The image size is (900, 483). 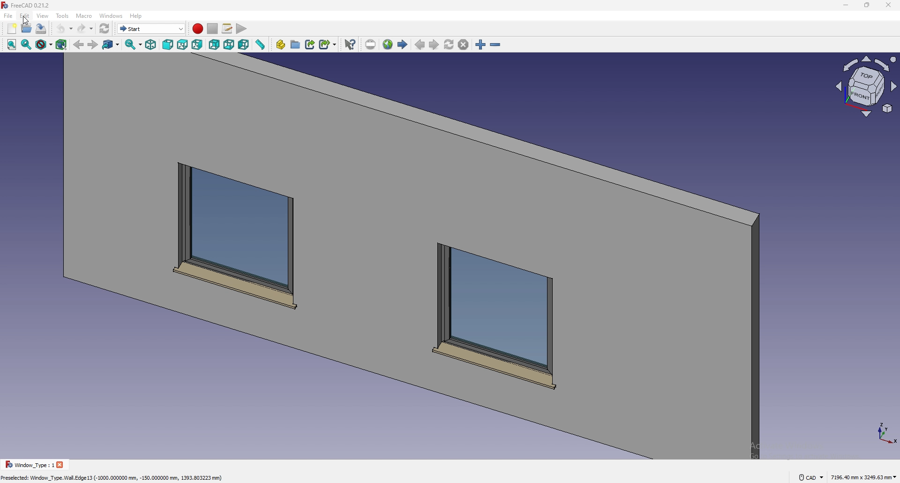 I want to click on set url, so click(x=370, y=45).